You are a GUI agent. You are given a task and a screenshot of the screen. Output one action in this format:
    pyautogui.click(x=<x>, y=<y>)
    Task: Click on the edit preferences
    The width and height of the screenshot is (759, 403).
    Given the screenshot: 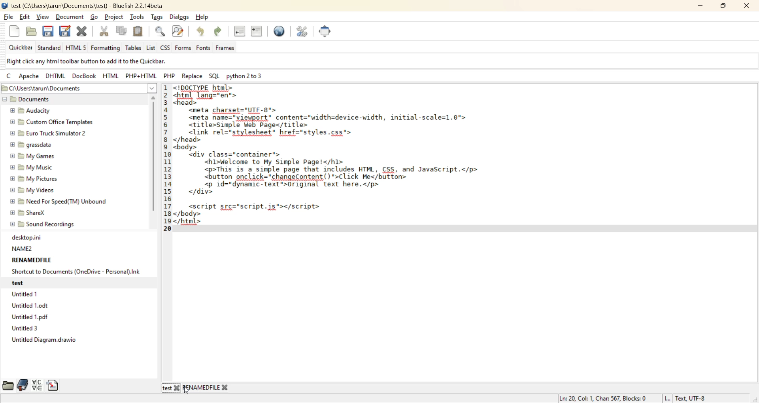 What is the action you would take?
    pyautogui.click(x=304, y=33)
    